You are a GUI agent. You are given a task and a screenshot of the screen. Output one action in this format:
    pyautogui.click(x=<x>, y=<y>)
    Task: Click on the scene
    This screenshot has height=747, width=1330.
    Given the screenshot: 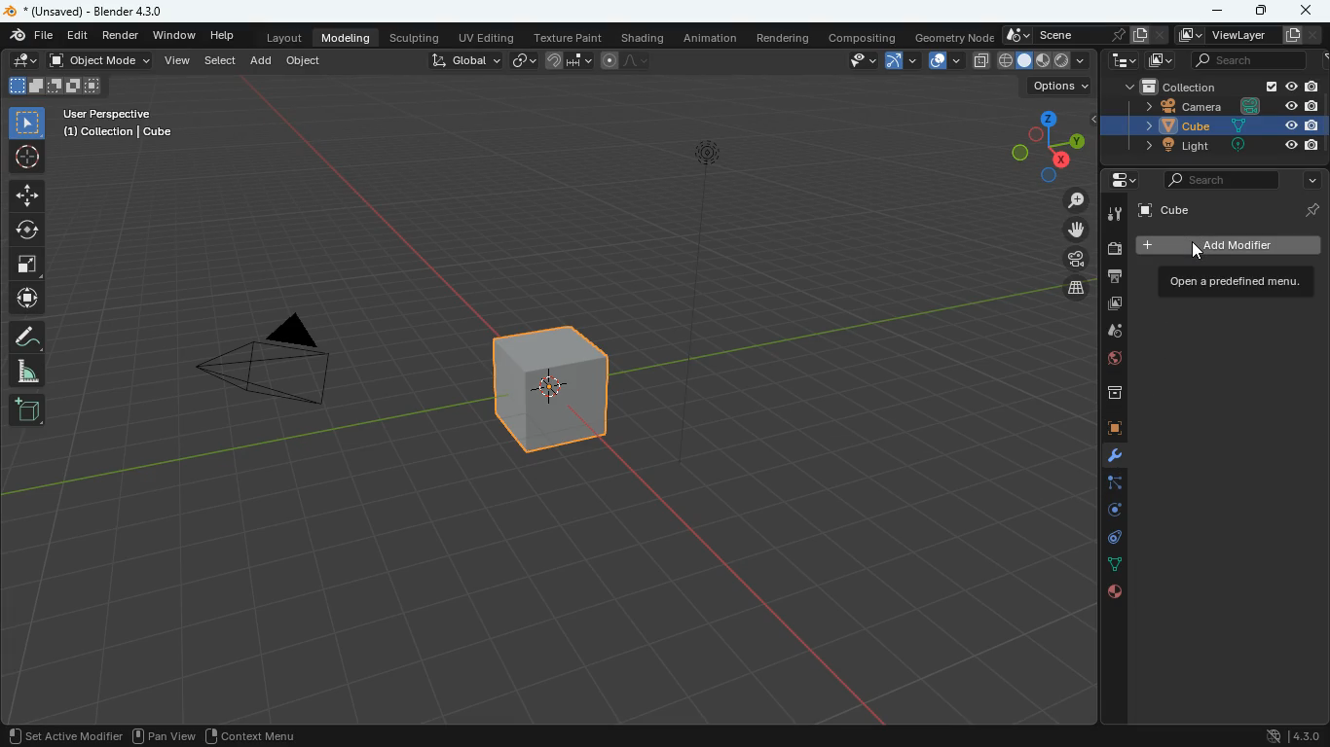 What is the action you would take?
    pyautogui.click(x=1086, y=35)
    